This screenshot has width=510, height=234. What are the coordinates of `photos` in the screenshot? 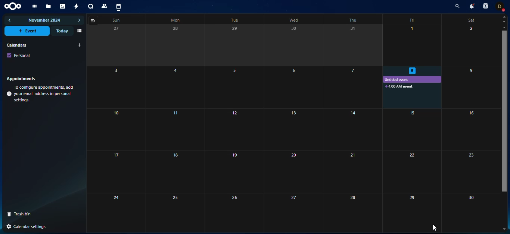 It's located at (63, 6).